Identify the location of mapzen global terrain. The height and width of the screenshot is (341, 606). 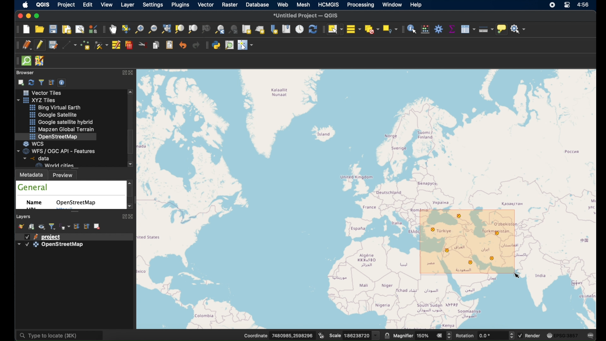
(63, 129).